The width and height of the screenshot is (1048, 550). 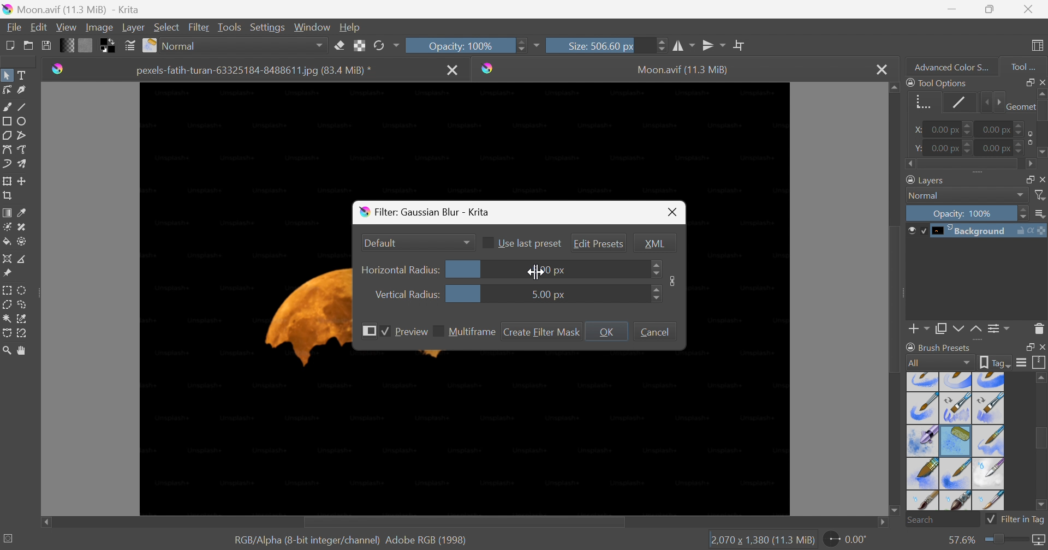 I want to click on Restore down, so click(x=1026, y=346).